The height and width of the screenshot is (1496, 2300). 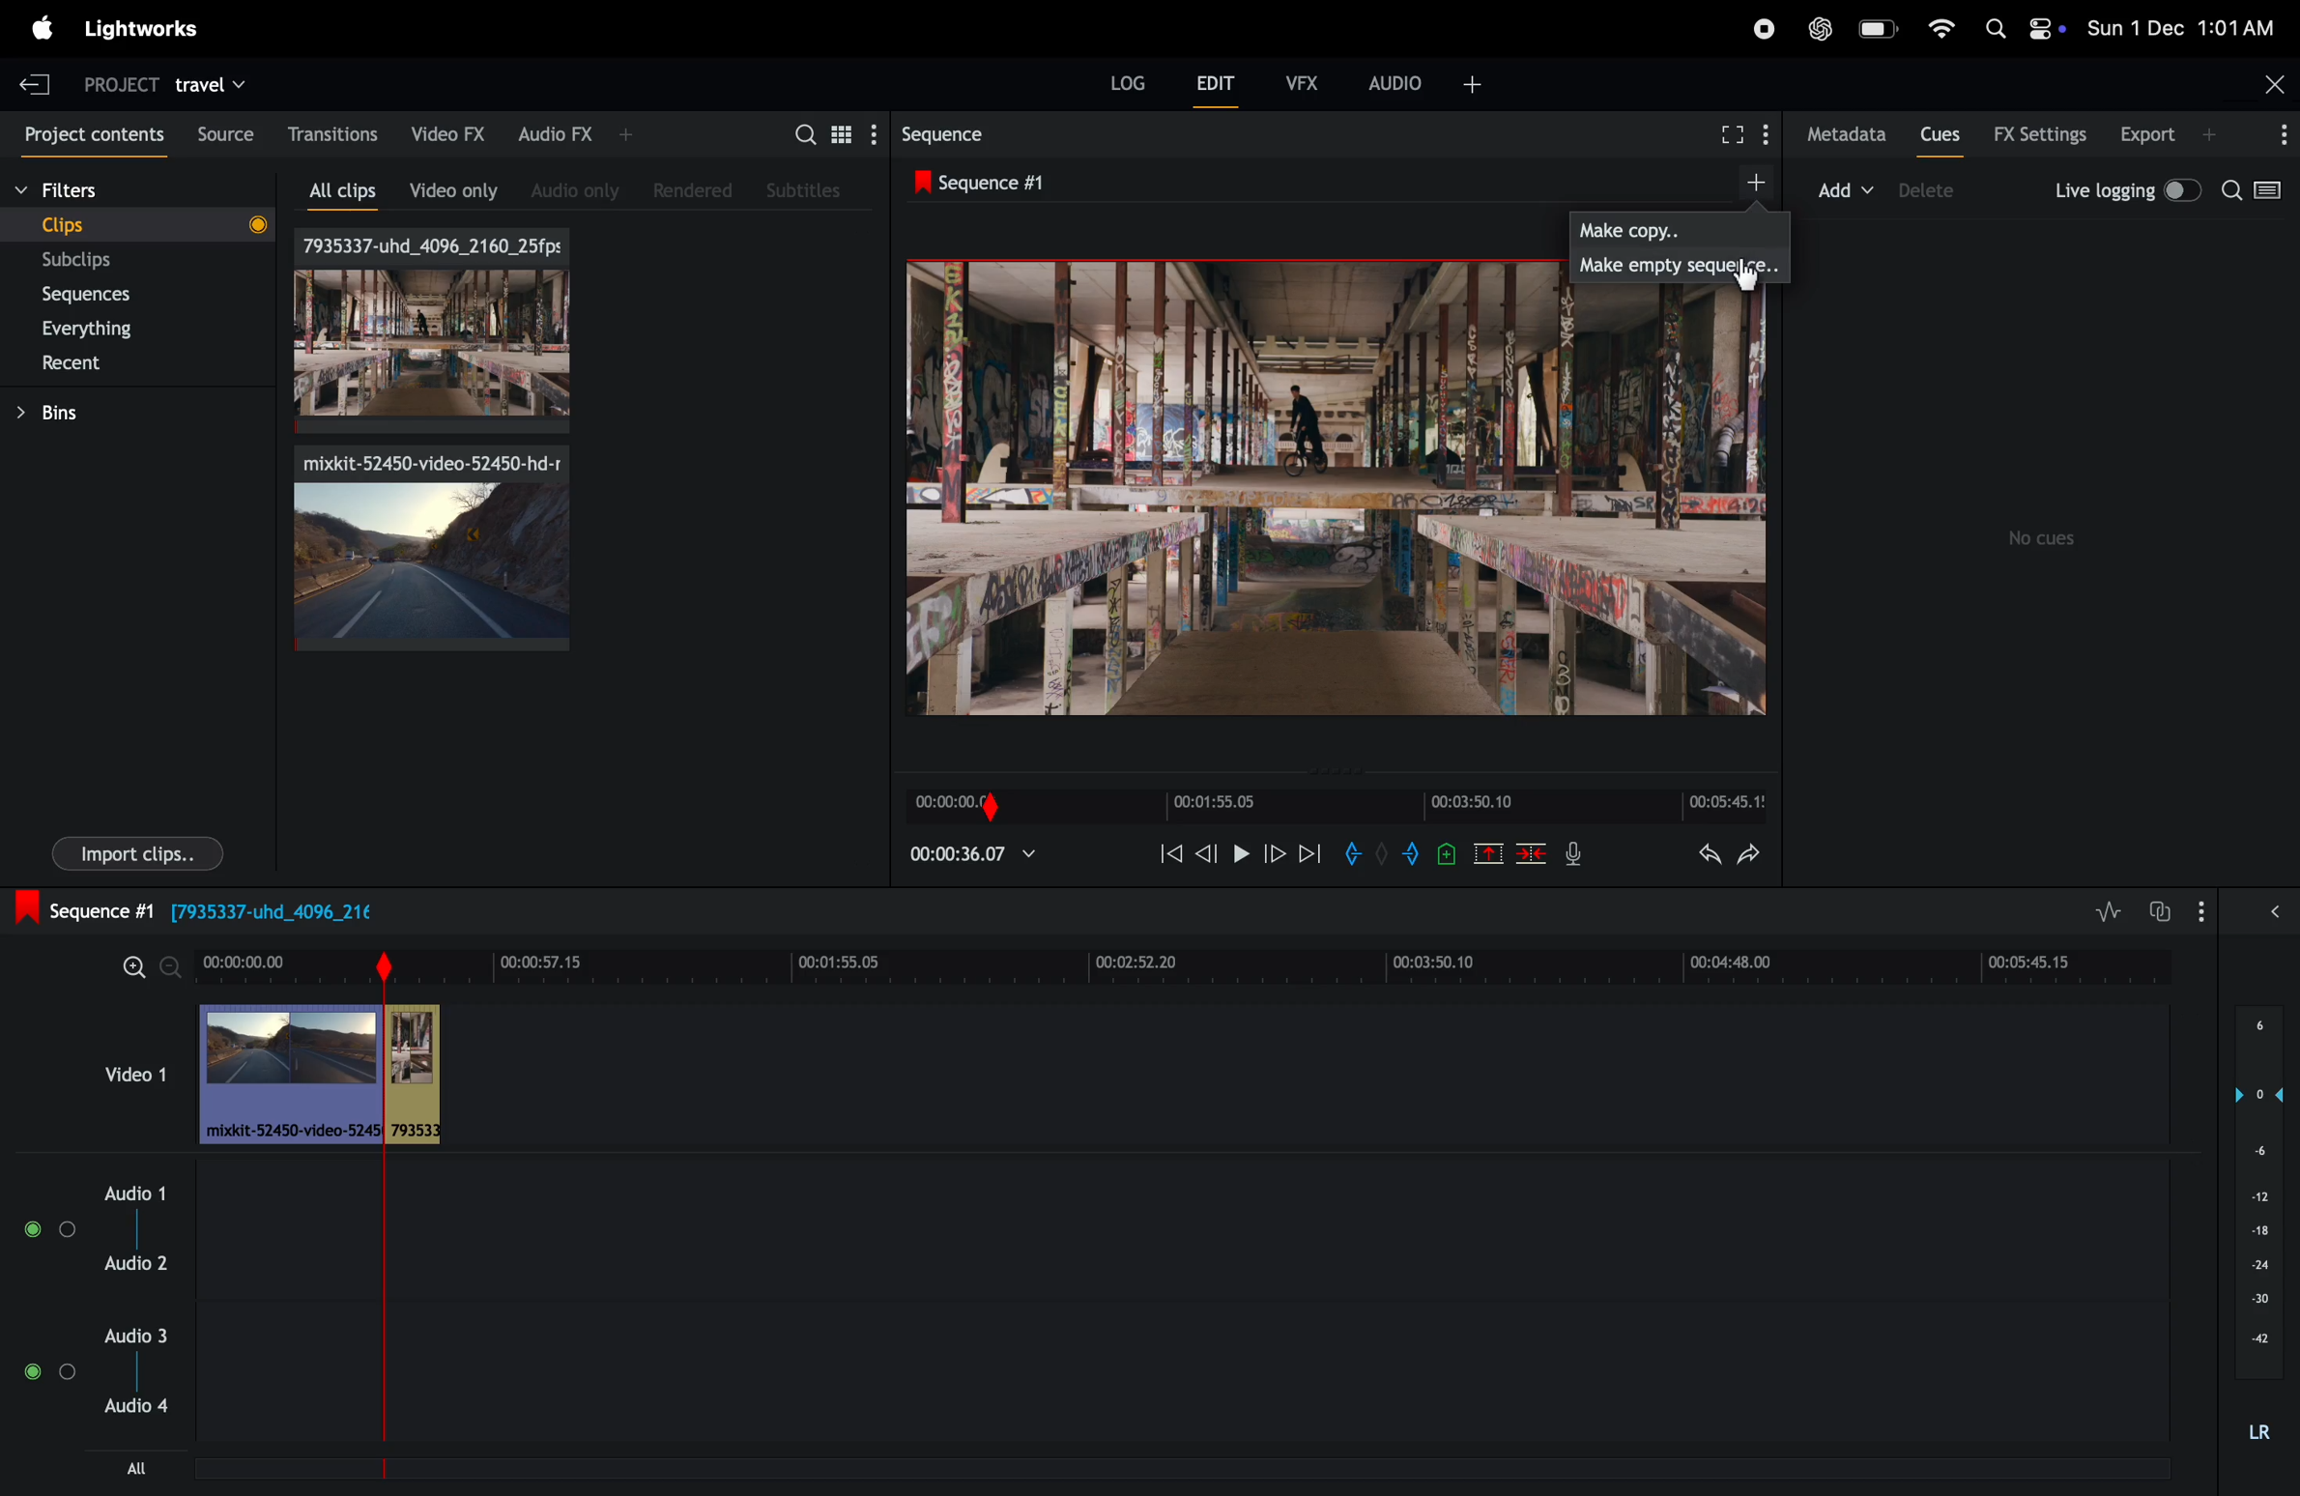 What do you see at coordinates (1238, 850) in the screenshot?
I see `pause play` at bounding box center [1238, 850].